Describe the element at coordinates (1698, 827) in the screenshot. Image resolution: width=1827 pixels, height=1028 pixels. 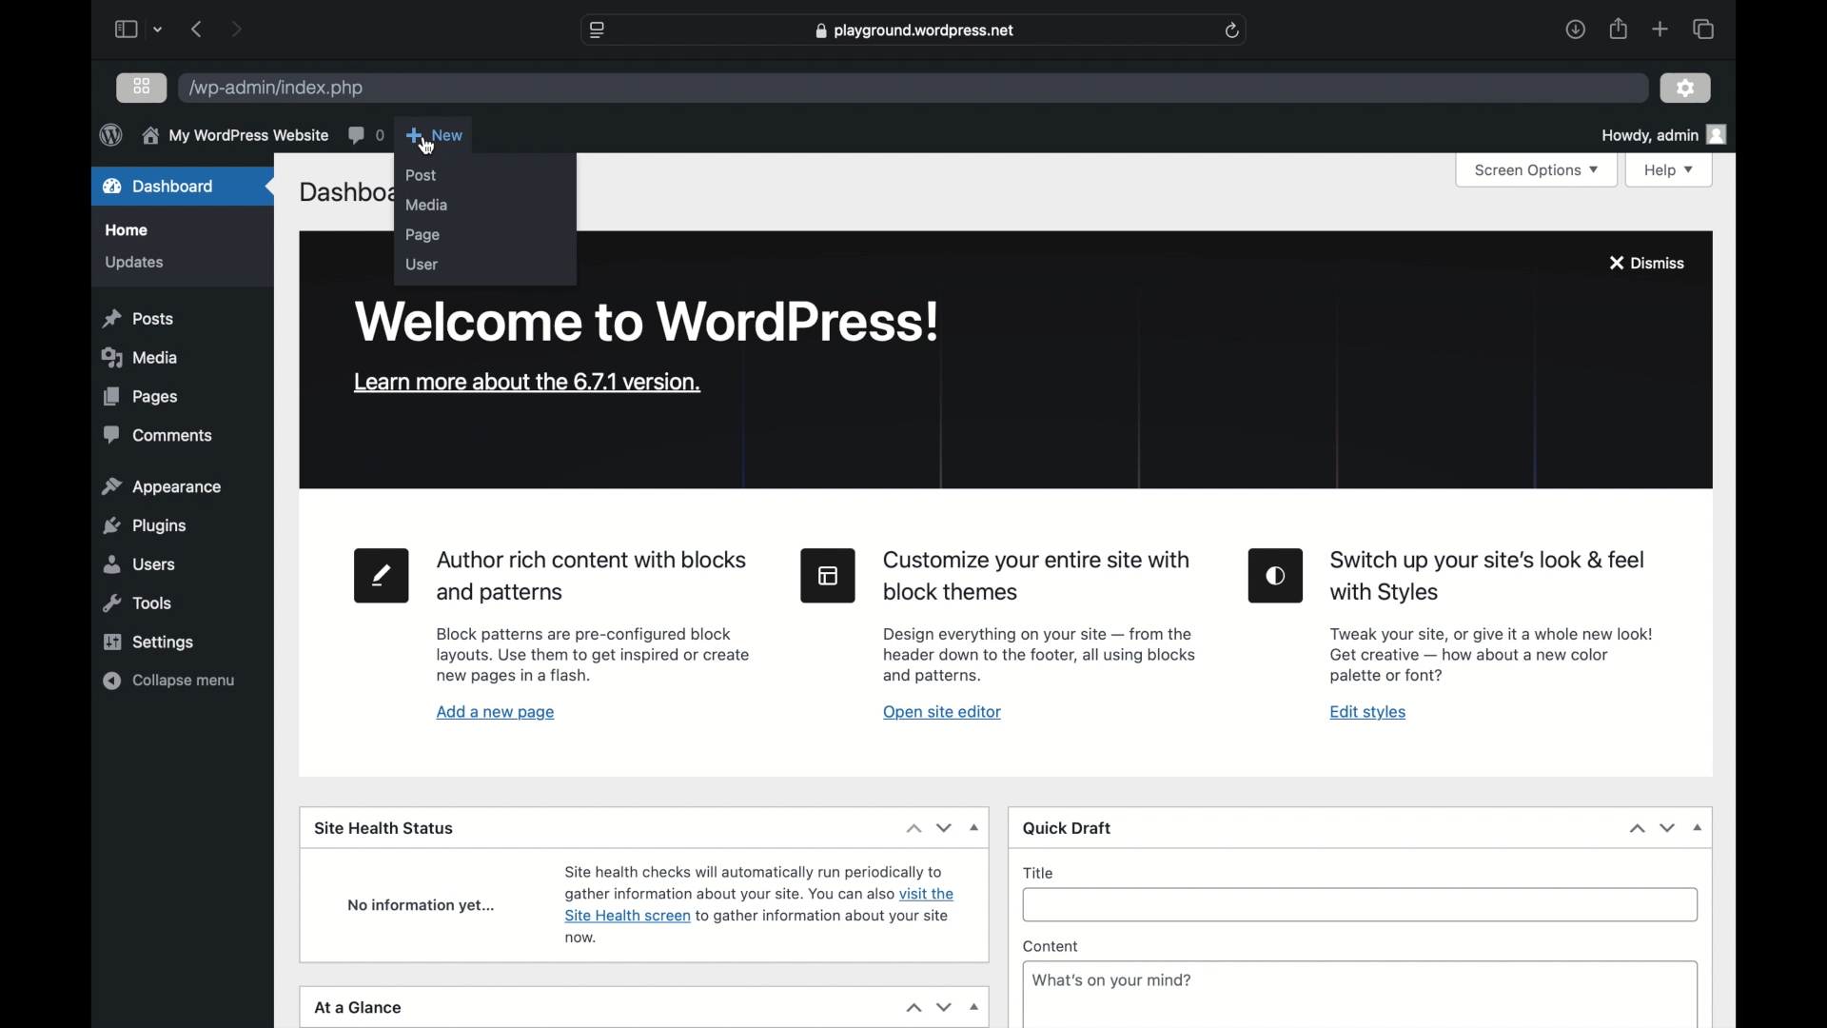
I see `dropdown` at that location.